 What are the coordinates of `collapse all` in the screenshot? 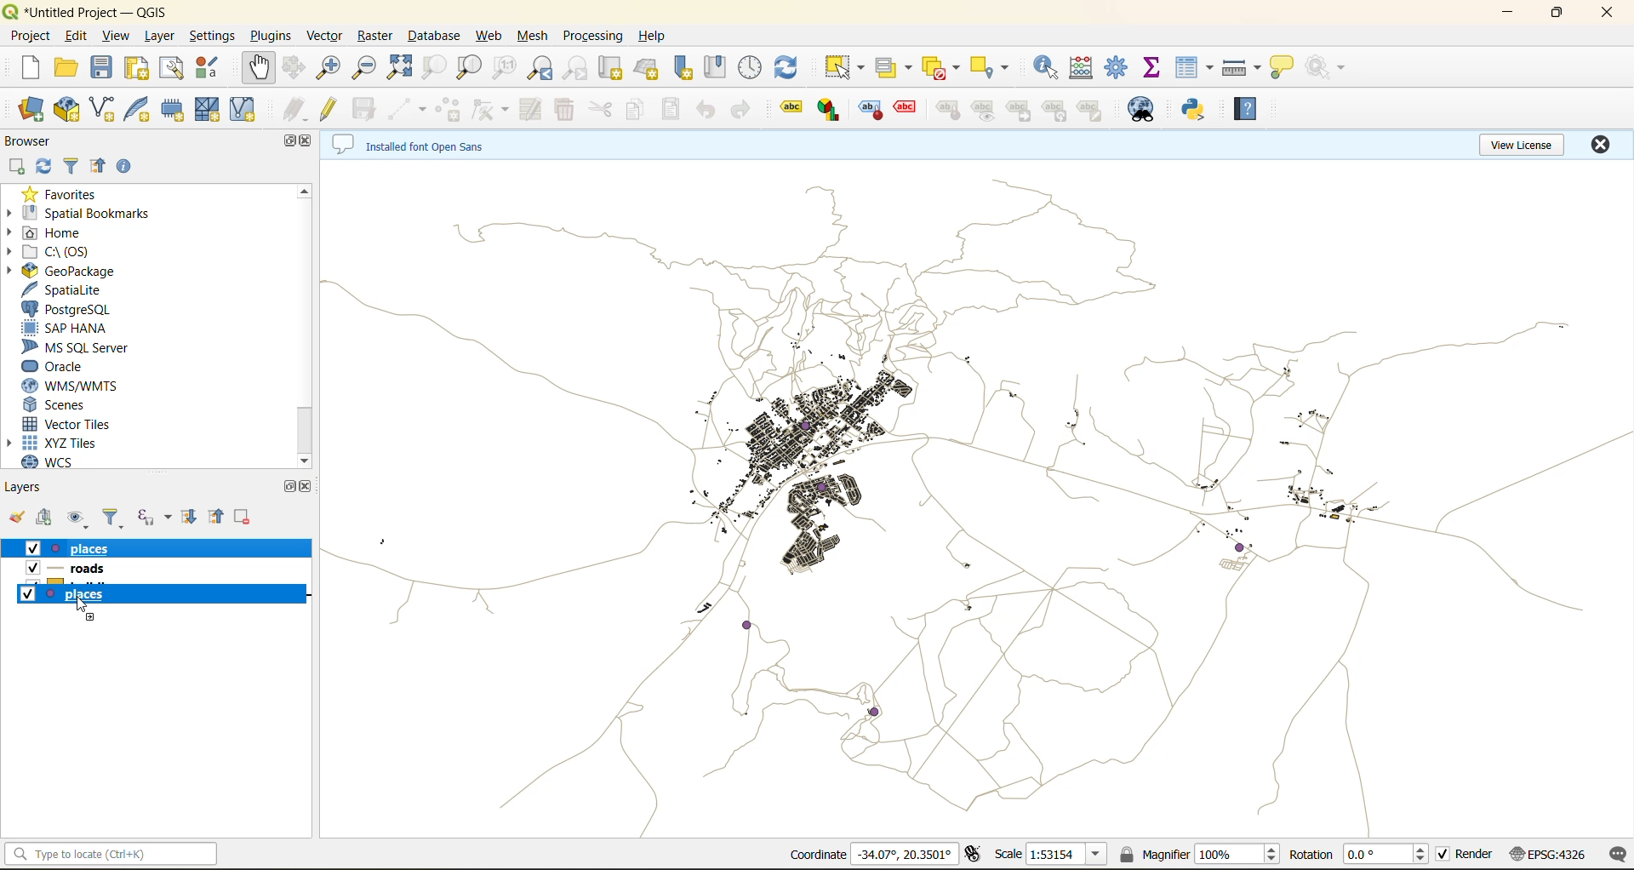 It's located at (100, 168).